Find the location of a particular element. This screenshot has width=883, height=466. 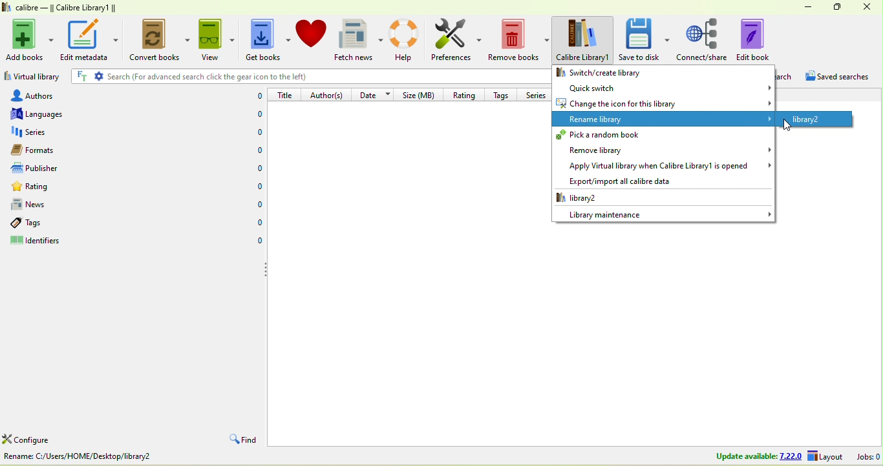

help is located at coordinates (407, 39).